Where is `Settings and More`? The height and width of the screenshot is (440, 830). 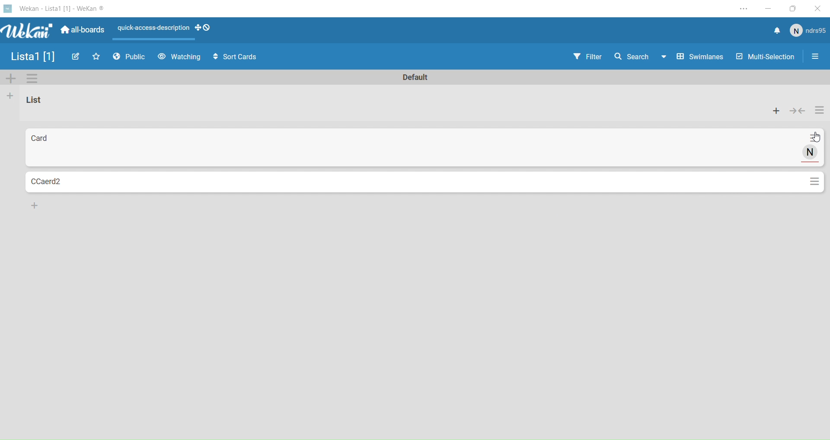
Settings and More is located at coordinates (748, 9).